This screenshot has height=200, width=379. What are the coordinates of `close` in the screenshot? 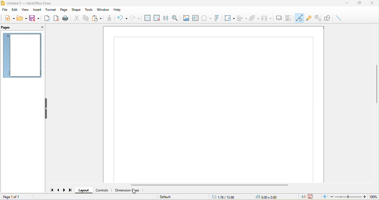 It's located at (41, 28).